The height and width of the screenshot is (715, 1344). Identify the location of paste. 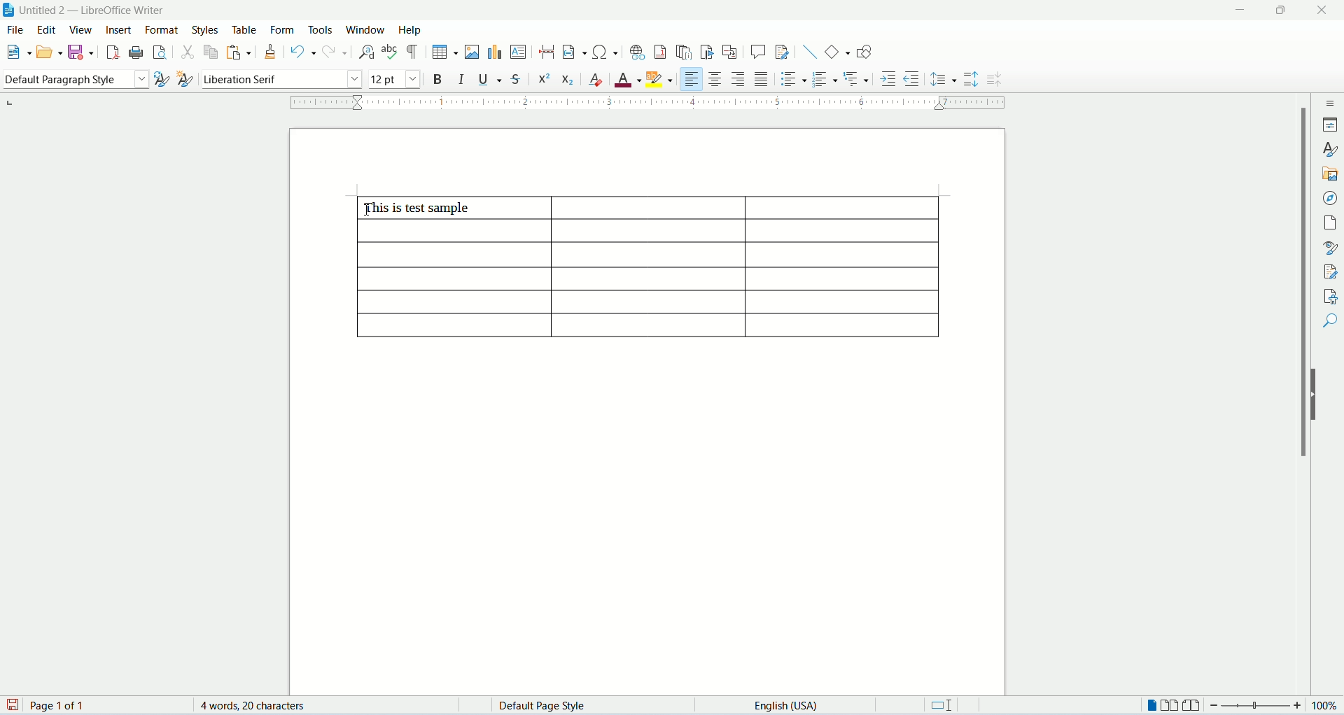
(236, 53).